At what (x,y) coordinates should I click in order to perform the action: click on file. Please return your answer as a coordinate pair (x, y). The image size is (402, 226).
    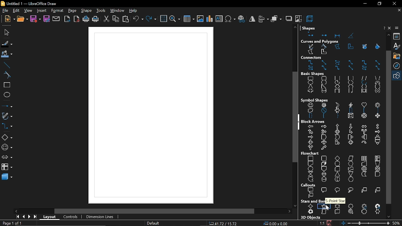
    Looking at the image, I should click on (8, 32).